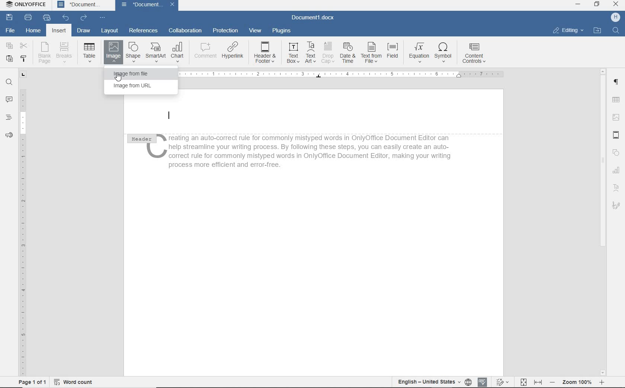  What do you see at coordinates (615, 4) in the screenshot?
I see `CLOSE` at bounding box center [615, 4].